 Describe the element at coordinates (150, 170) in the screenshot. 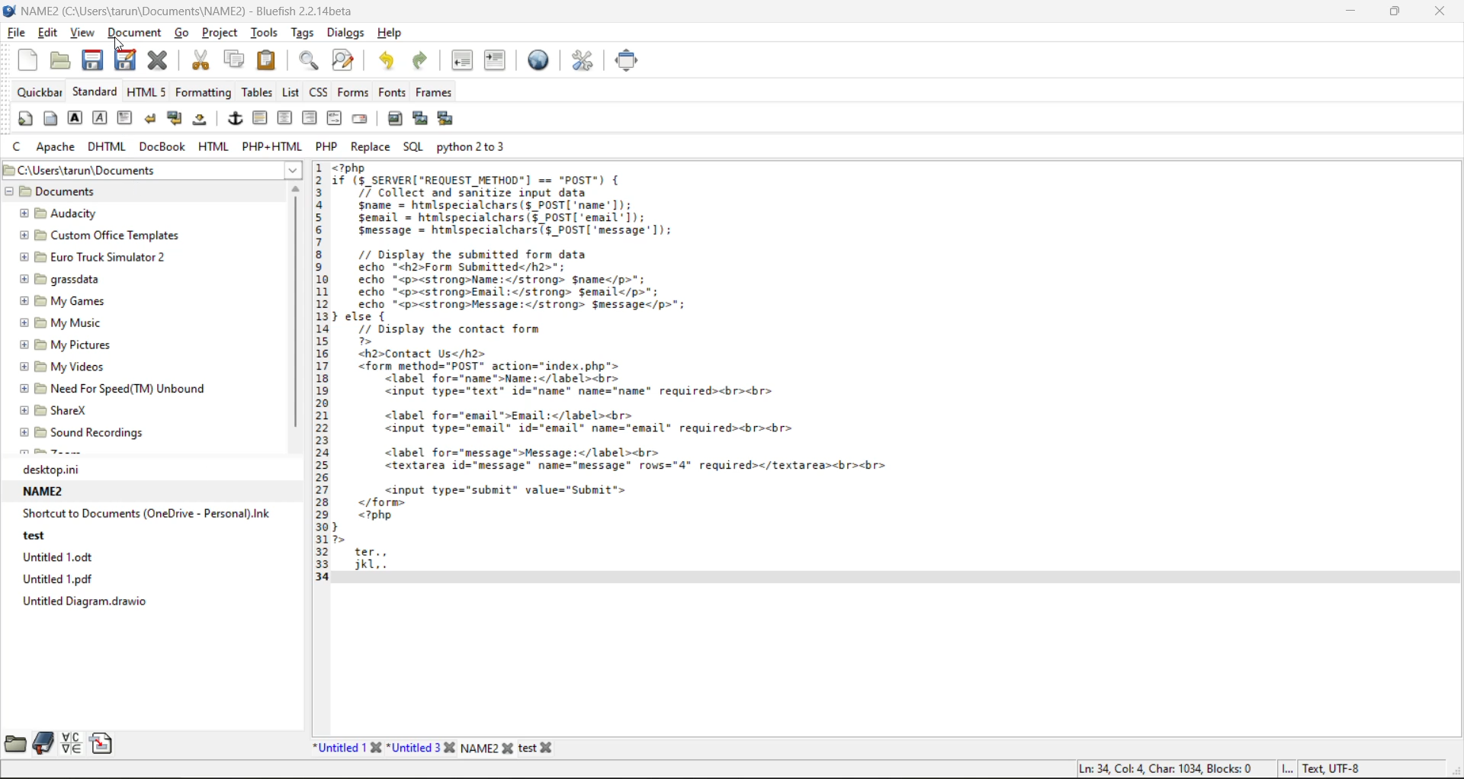

I see `file path` at that location.